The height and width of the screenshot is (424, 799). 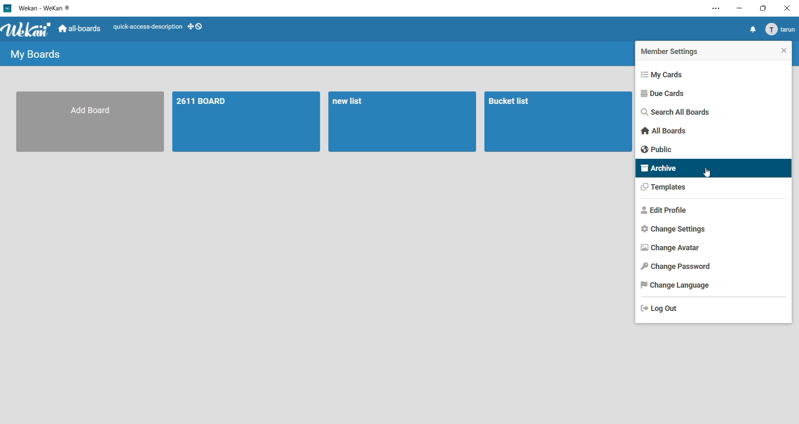 I want to click on settings, so click(x=713, y=9).